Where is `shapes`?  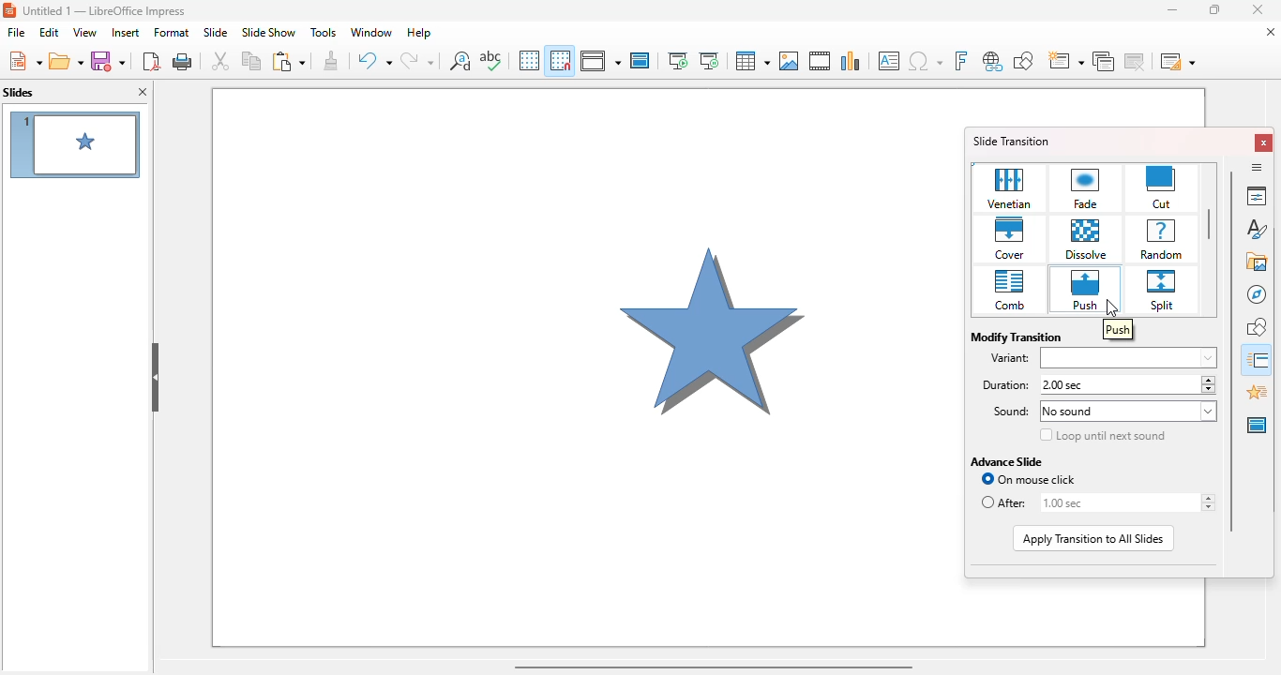 shapes is located at coordinates (1258, 326).